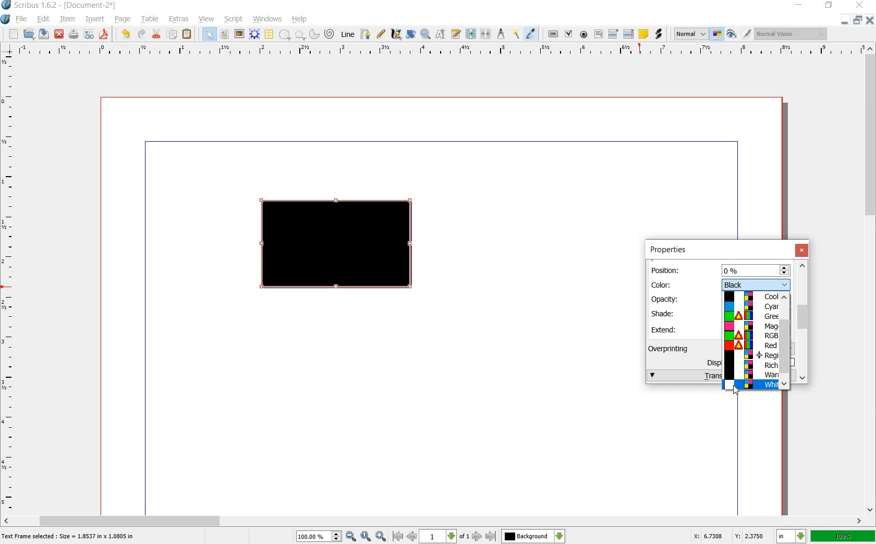 The height and width of the screenshot is (544, 876). I want to click on black, so click(756, 284).